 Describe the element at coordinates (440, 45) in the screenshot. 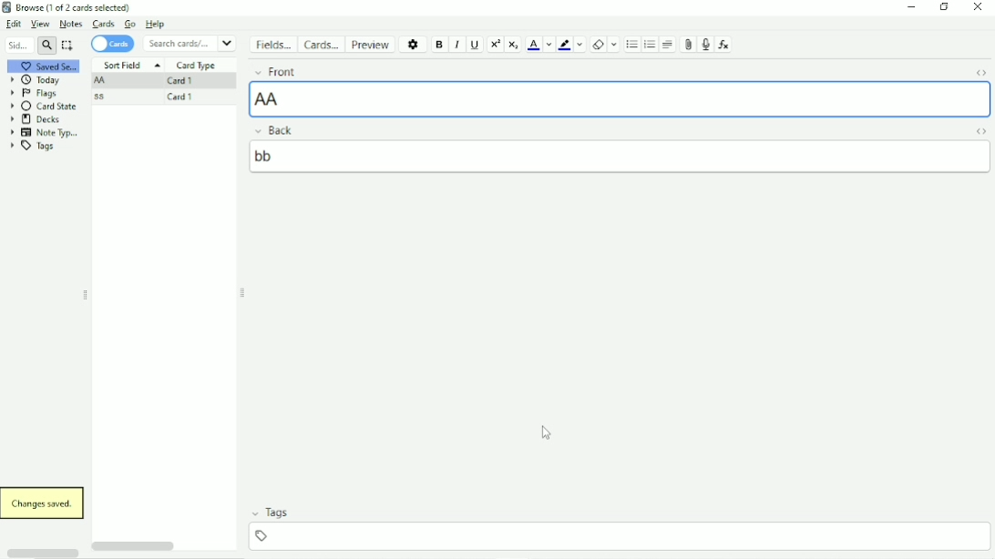

I see `Bold` at that location.